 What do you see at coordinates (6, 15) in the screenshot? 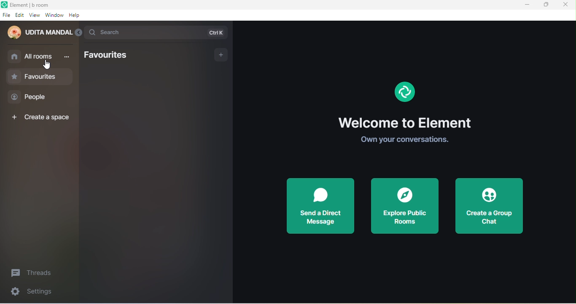
I see `file` at bounding box center [6, 15].